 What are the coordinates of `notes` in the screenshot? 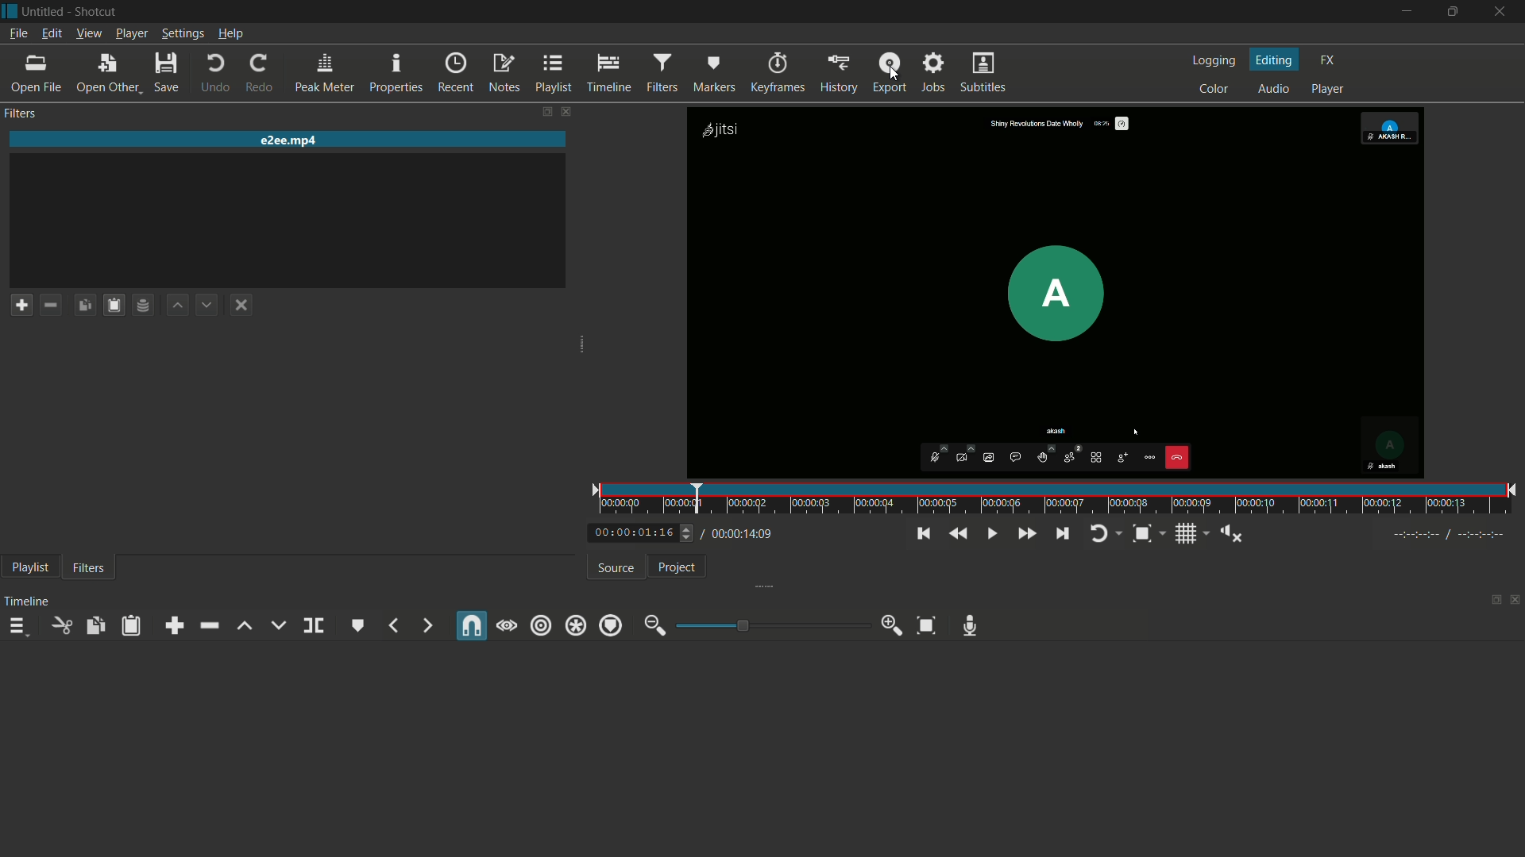 It's located at (504, 74).